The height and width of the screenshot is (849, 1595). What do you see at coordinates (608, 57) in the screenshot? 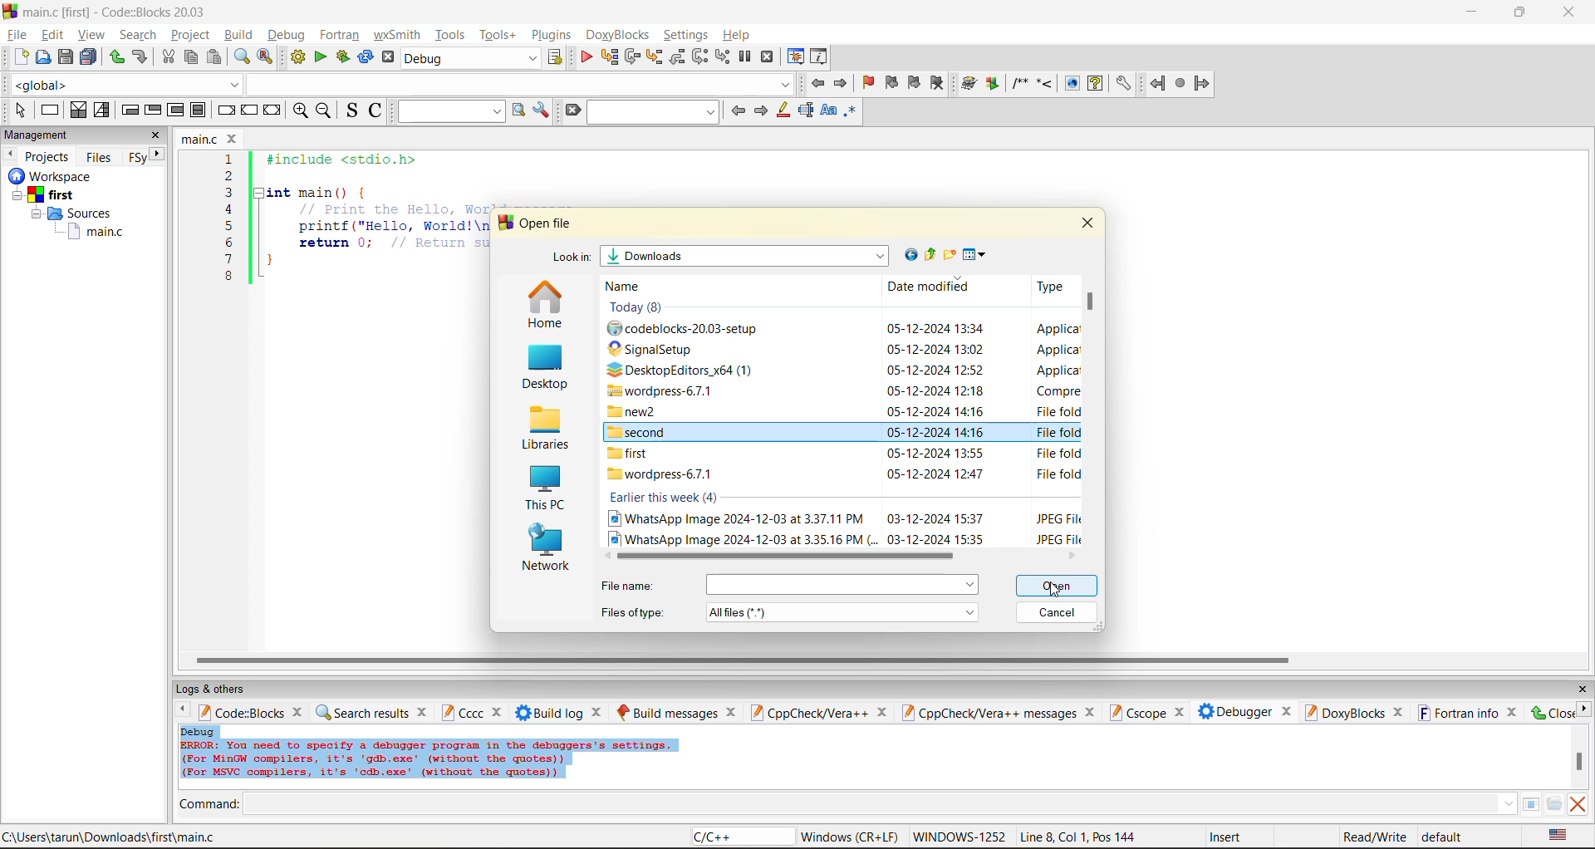
I see `run to cursor` at bounding box center [608, 57].